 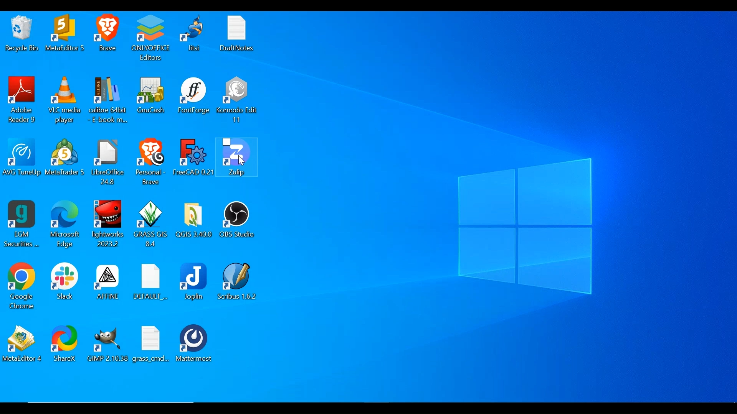 What do you see at coordinates (21, 34) in the screenshot?
I see `Recycle Bin Desktop Icon` at bounding box center [21, 34].